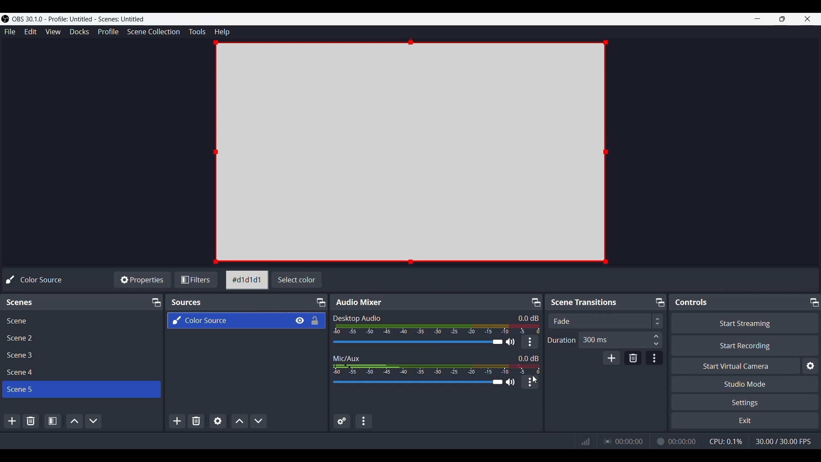 This screenshot has width=821, height=462. What do you see at coordinates (79, 32) in the screenshot?
I see `Docks` at bounding box center [79, 32].